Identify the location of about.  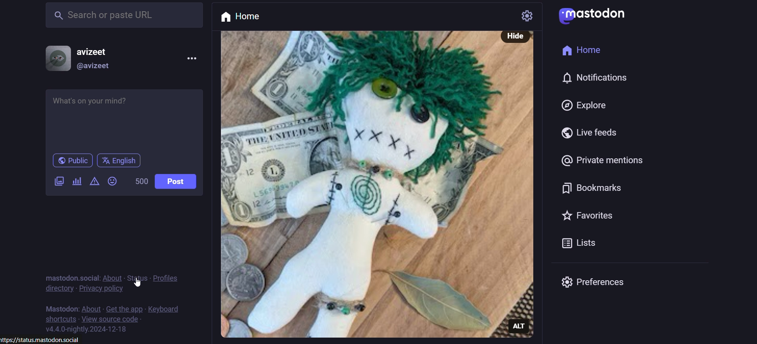
(112, 275).